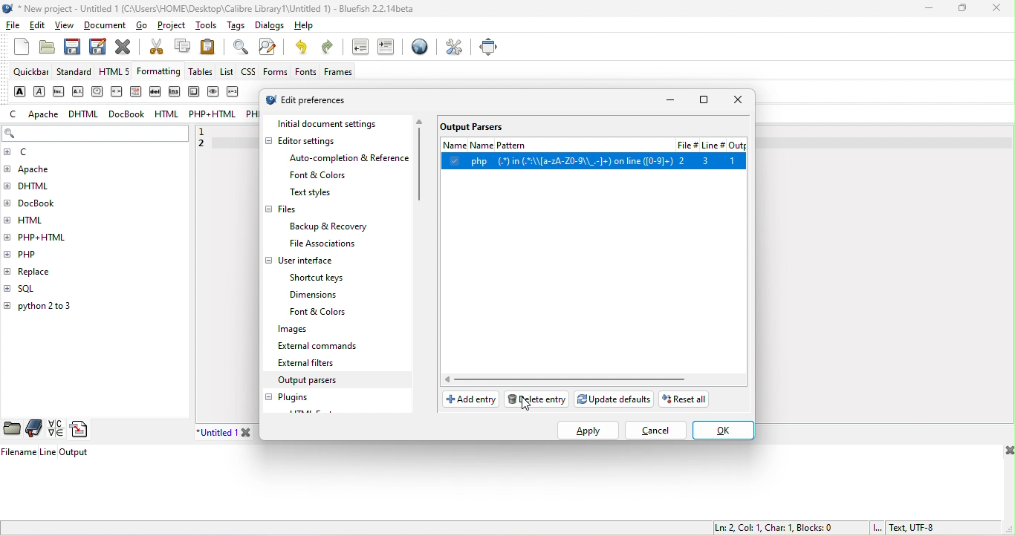 This screenshot has height=536, width=1015. Describe the element at coordinates (704, 102) in the screenshot. I see `maximize` at that location.